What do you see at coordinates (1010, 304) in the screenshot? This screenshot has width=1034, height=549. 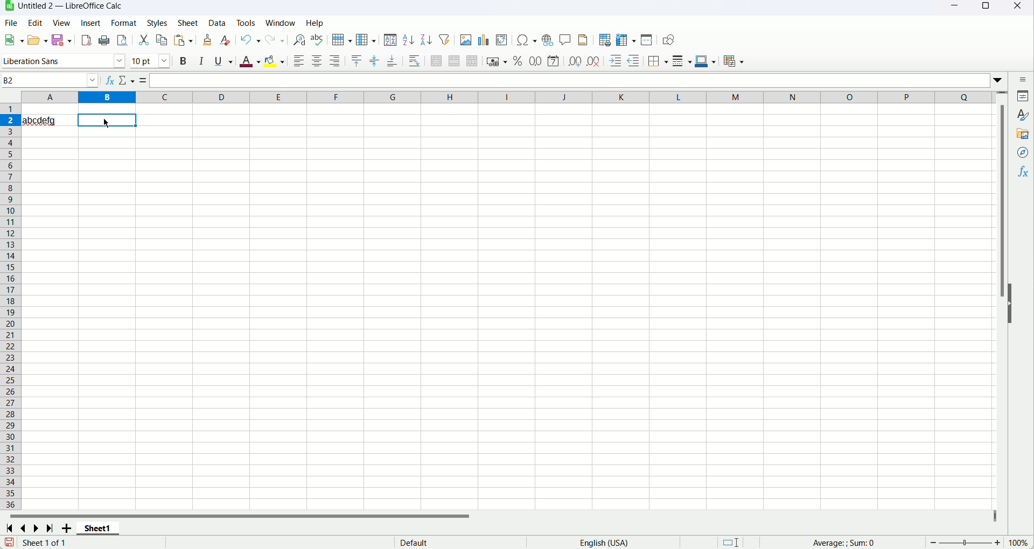 I see `hide` at bounding box center [1010, 304].